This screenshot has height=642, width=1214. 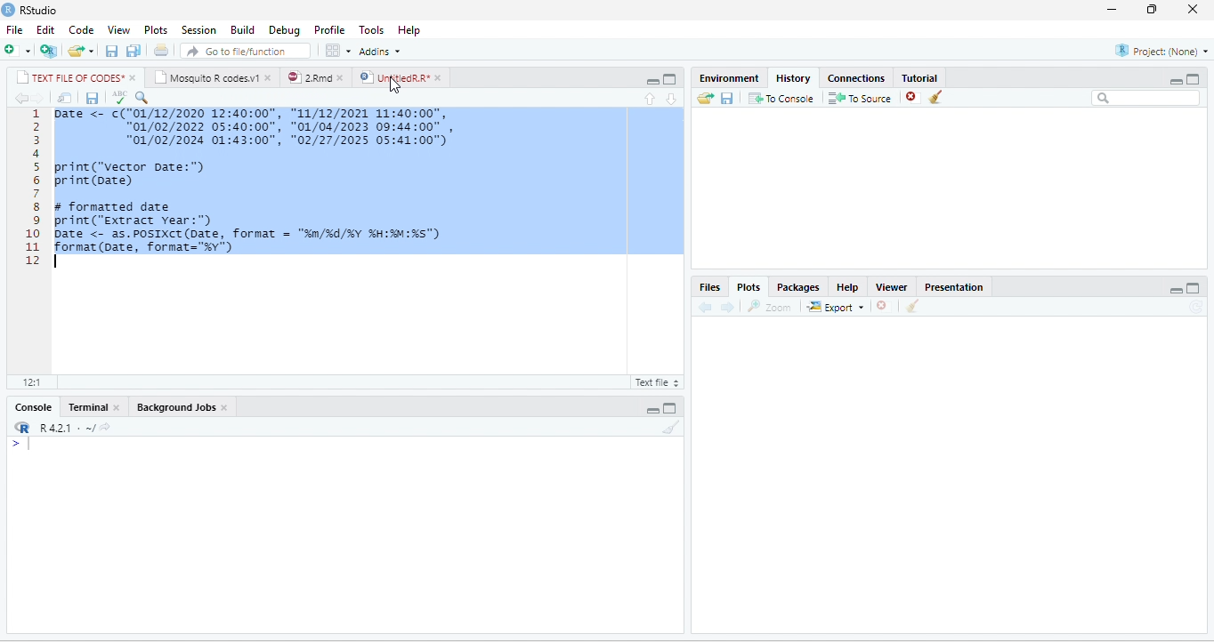 What do you see at coordinates (650, 99) in the screenshot?
I see `up` at bounding box center [650, 99].